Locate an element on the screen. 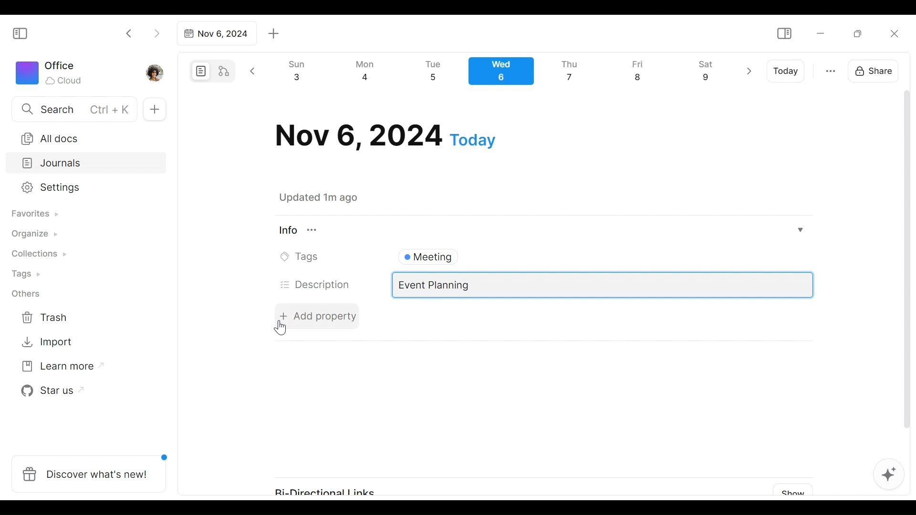 The image size is (916, 515). Discover what's new is located at coordinates (93, 469).